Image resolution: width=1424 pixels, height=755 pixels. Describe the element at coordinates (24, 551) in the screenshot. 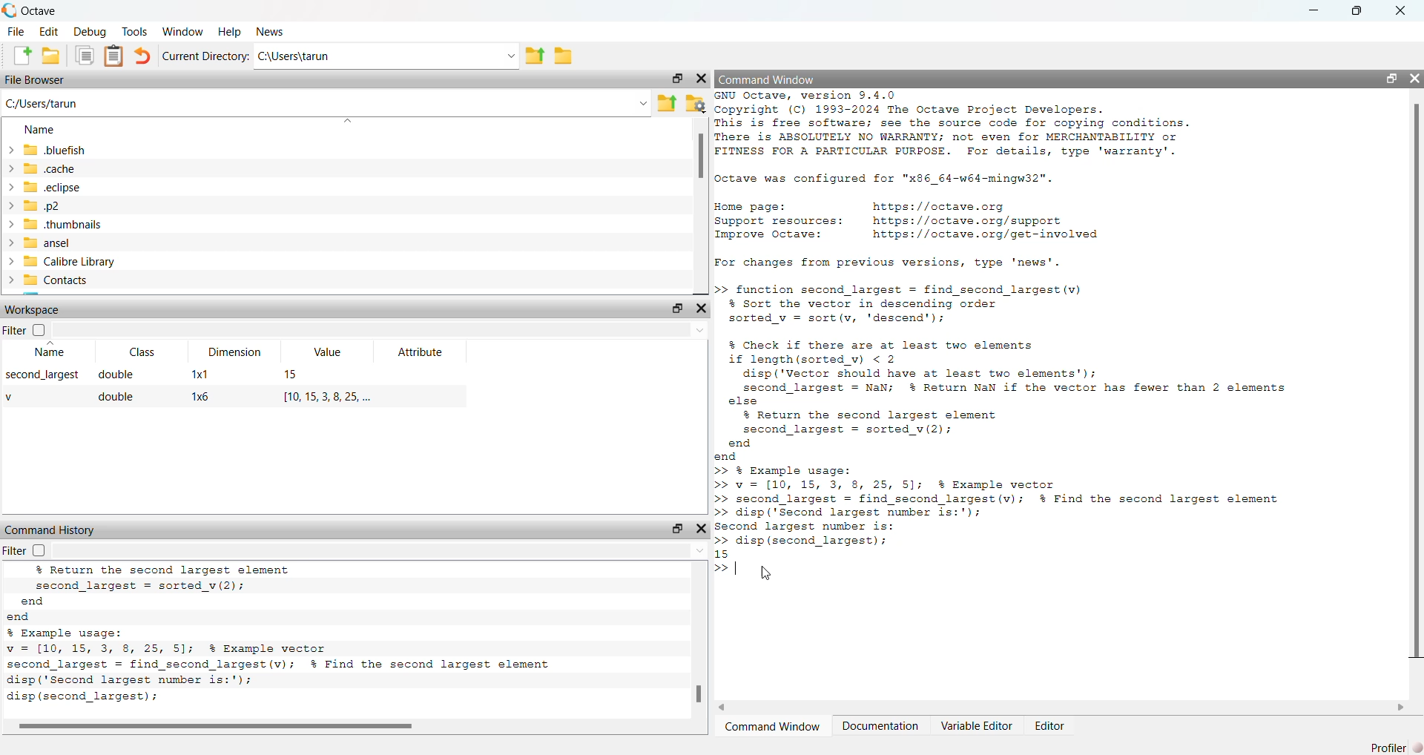

I see `filter` at that location.